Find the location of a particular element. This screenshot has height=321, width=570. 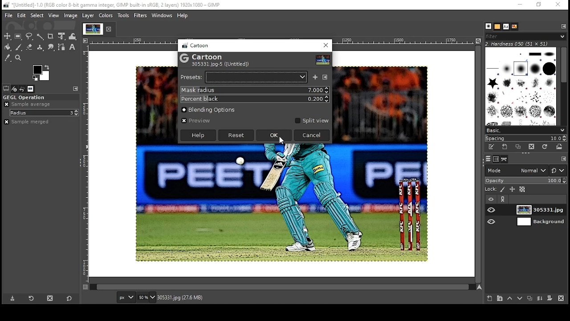

minimize is located at coordinates (520, 4).